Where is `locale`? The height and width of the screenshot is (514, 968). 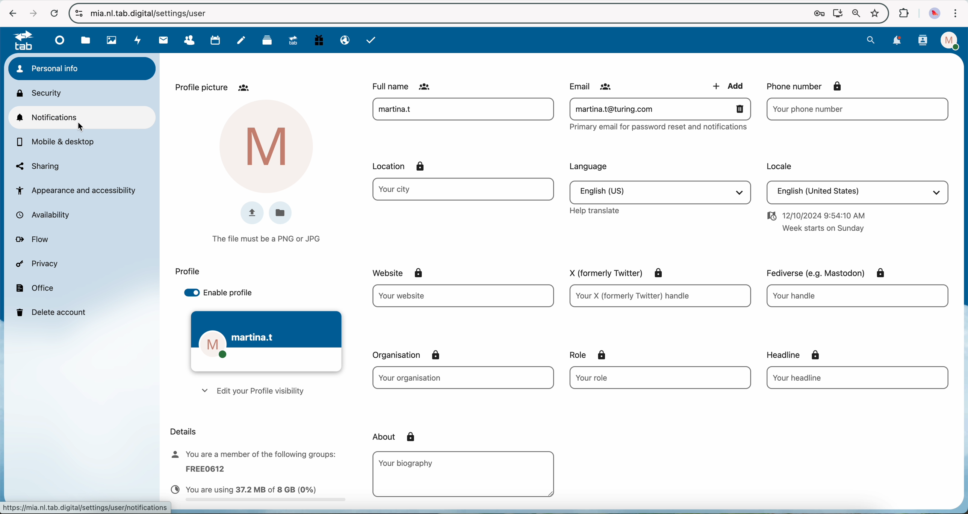
locale is located at coordinates (780, 166).